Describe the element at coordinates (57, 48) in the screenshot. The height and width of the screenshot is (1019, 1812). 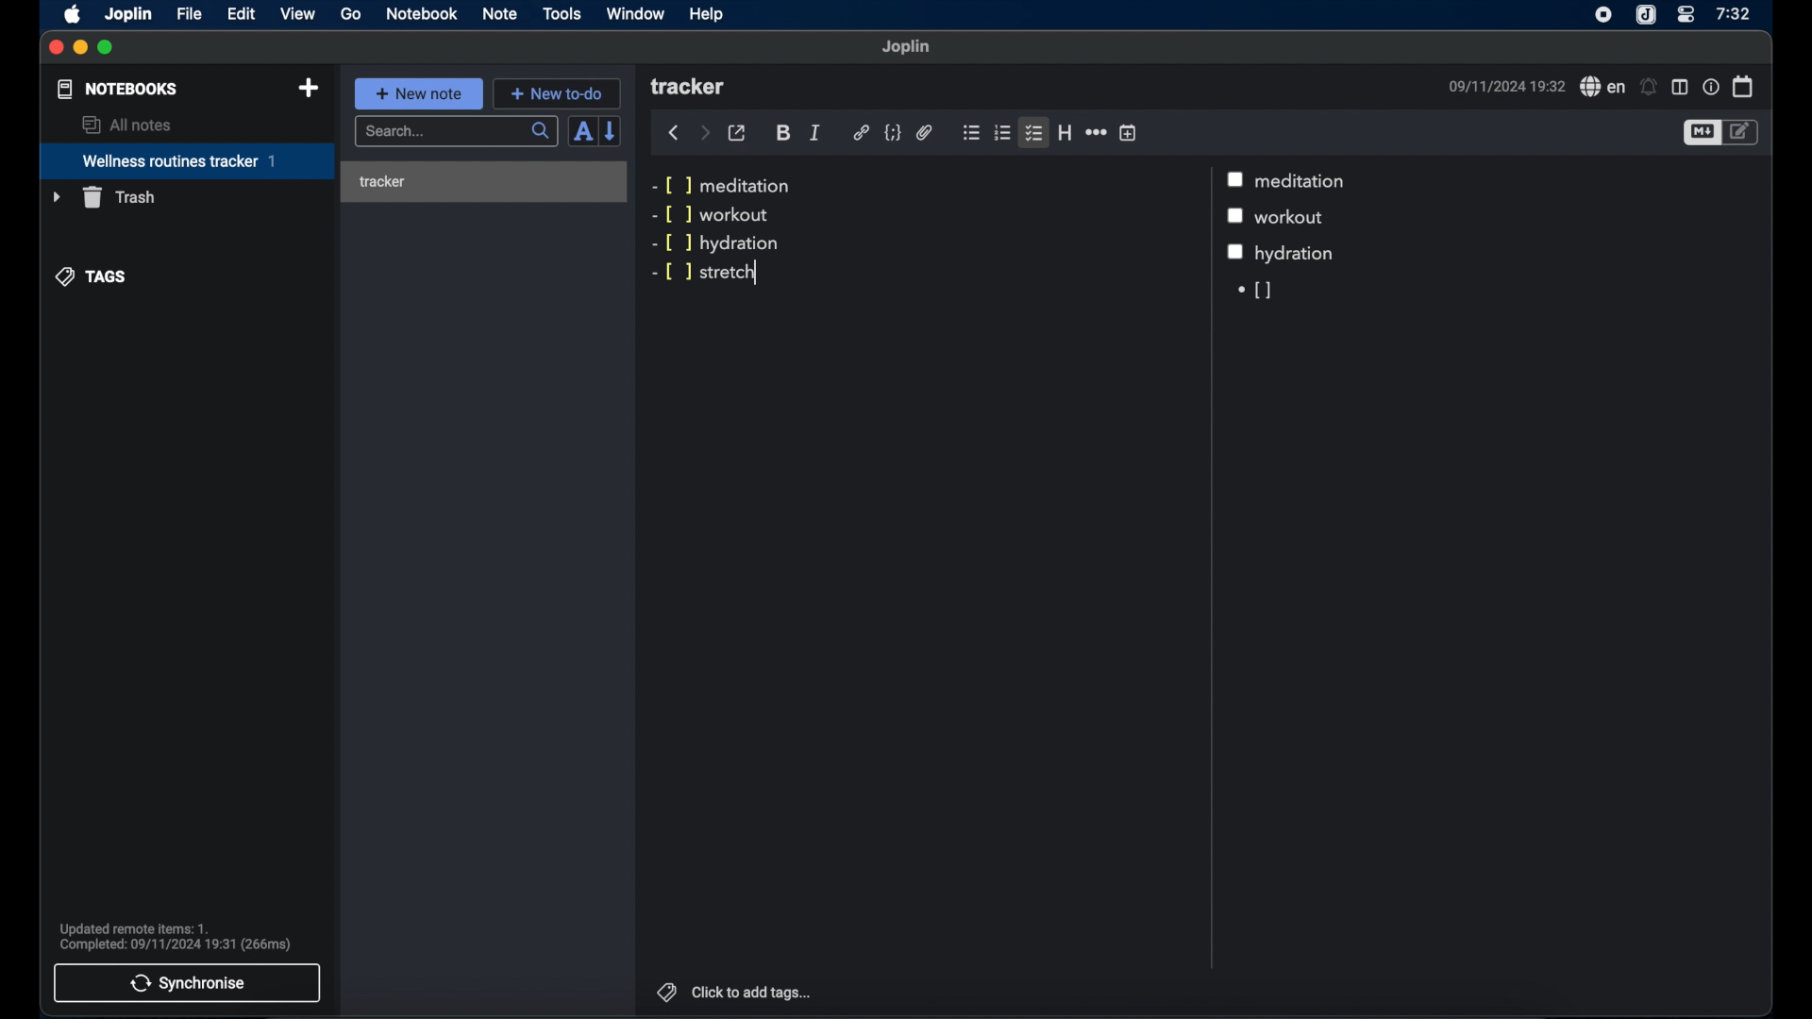
I see `close` at that location.